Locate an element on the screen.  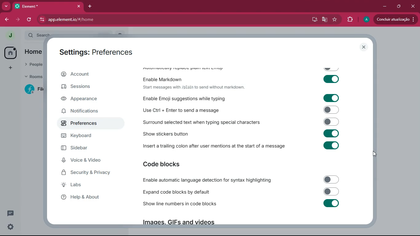
element is located at coordinates (49, 6).